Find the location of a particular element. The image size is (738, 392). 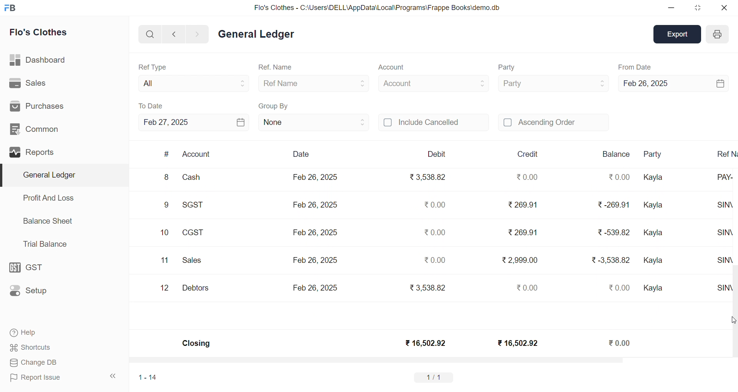

RESIZE is located at coordinates (696, 8).